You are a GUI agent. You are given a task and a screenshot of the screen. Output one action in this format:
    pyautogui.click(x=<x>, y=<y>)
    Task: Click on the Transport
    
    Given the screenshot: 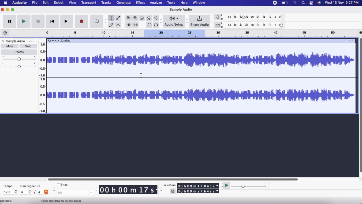 What is the action you would take?
    pyautogui.click(x=88, y=3)
    